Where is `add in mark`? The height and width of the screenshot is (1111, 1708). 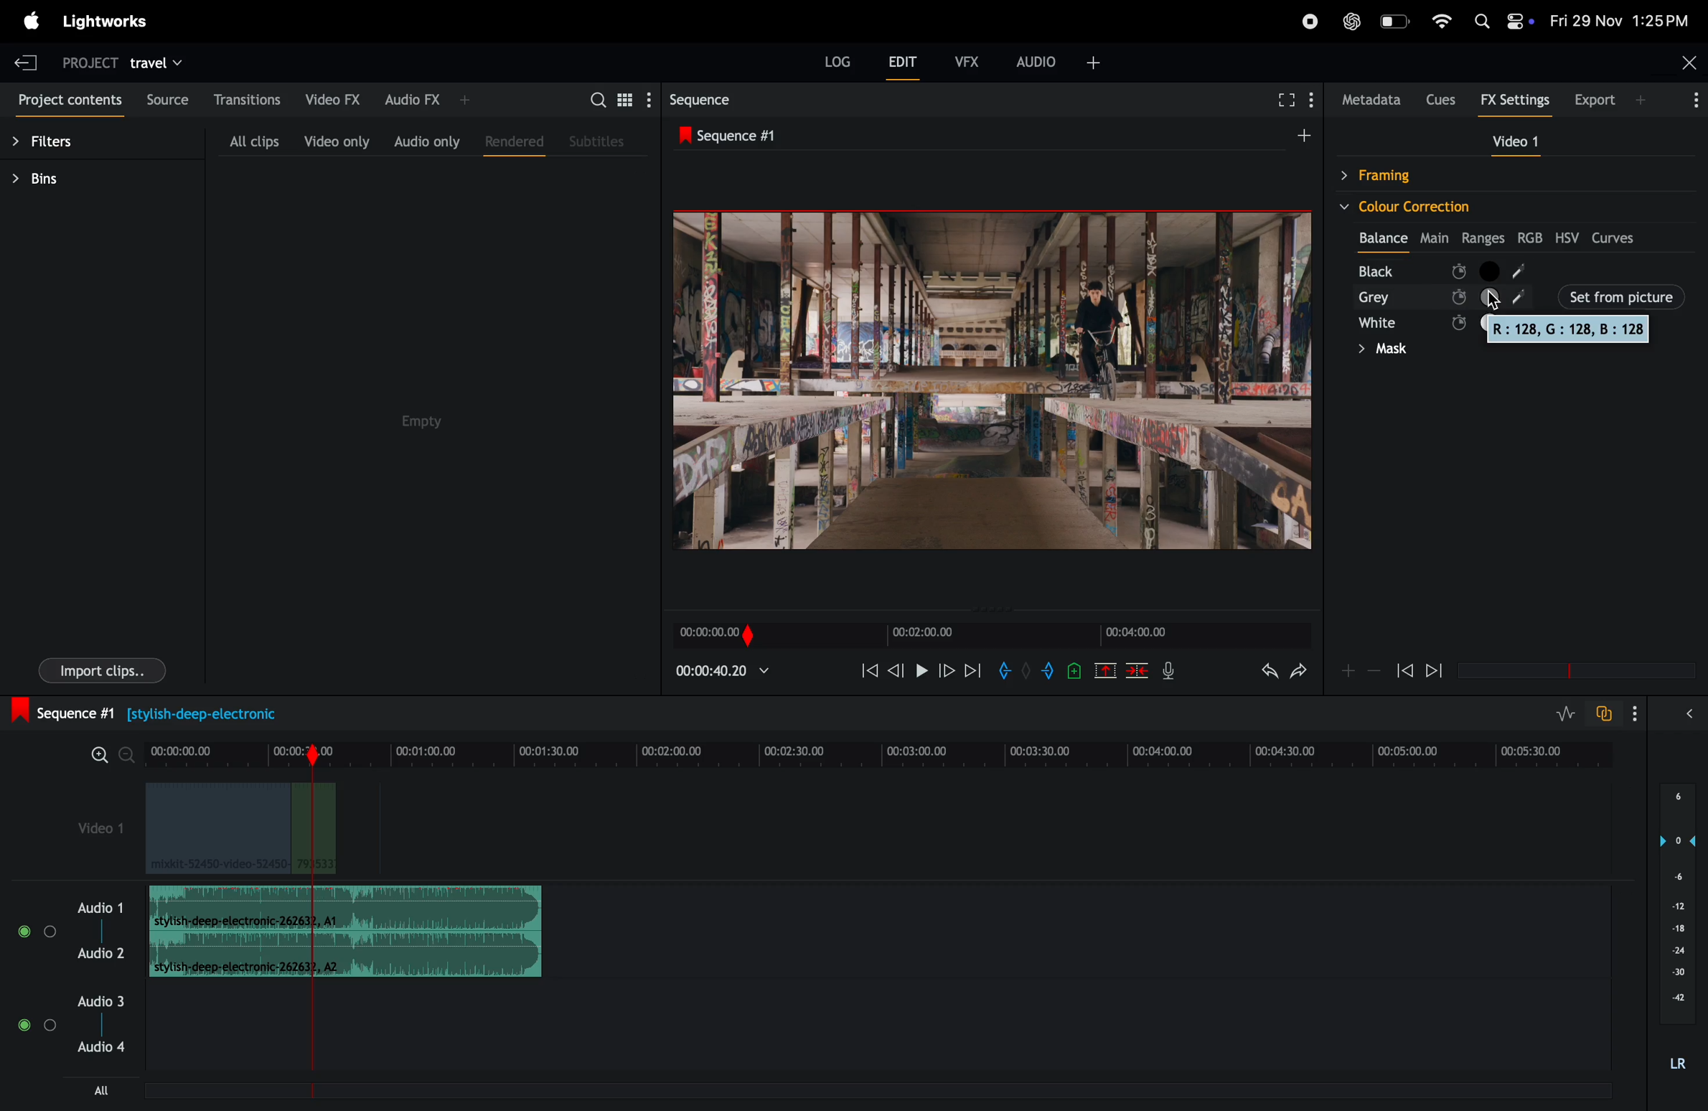
add in mark is located at coordinates (1004, 670).